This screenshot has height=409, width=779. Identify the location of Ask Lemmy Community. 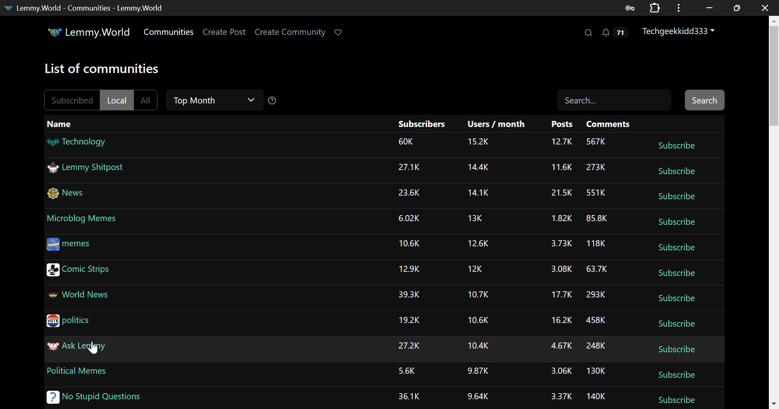
(76, 349).